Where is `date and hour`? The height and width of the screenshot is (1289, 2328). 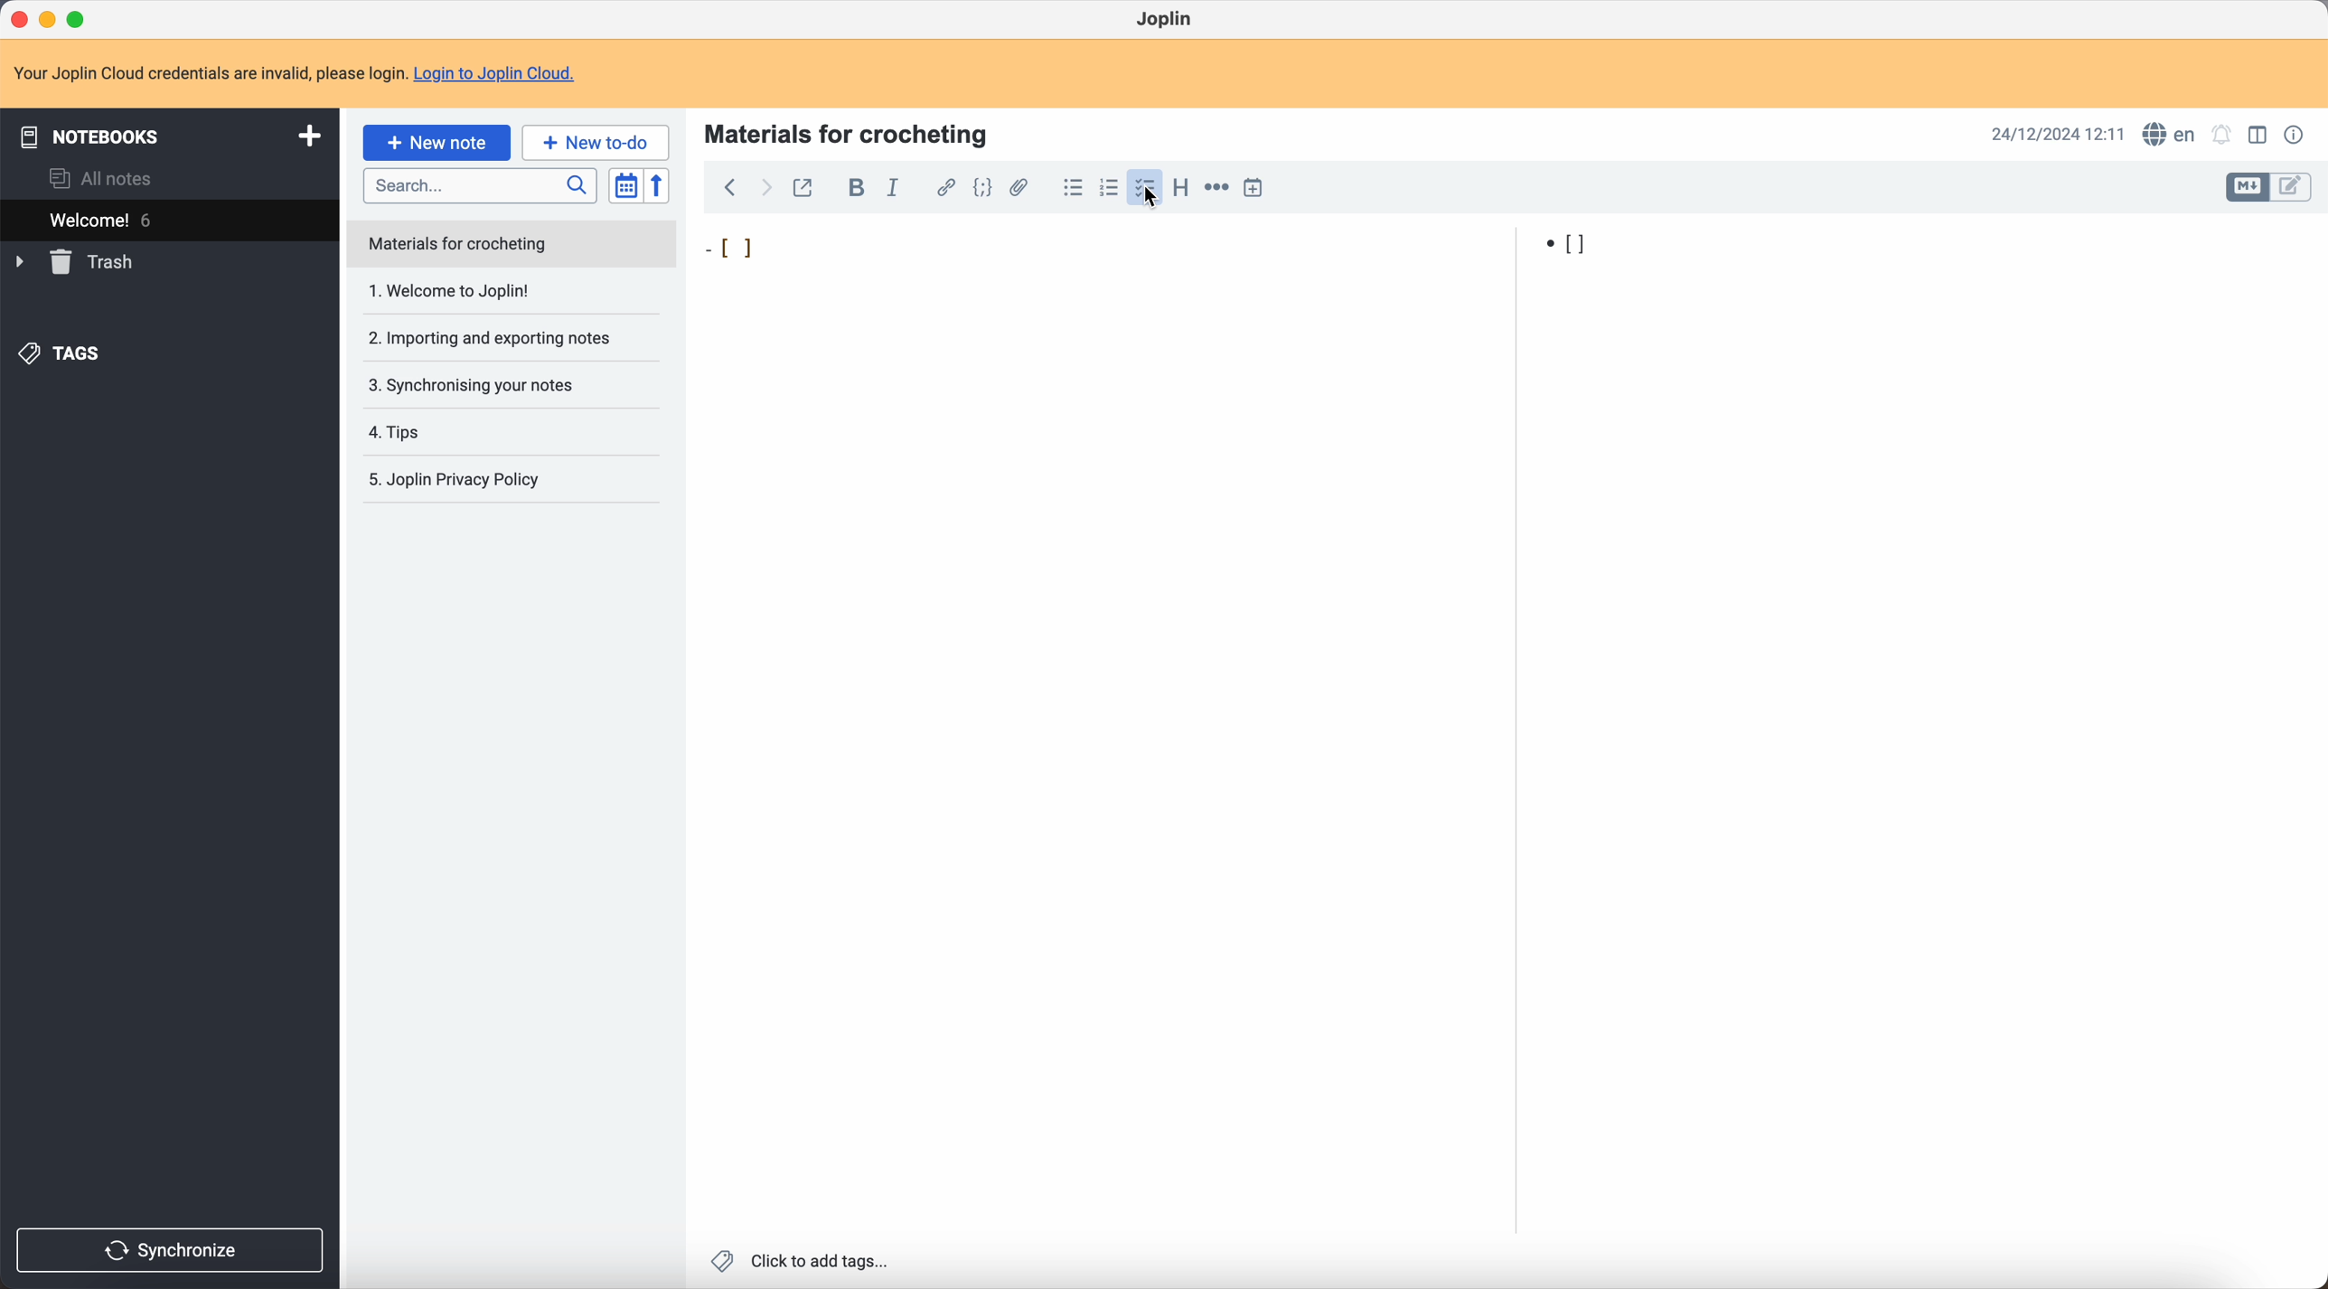
date and hour is located at coordinates (2059, 134).